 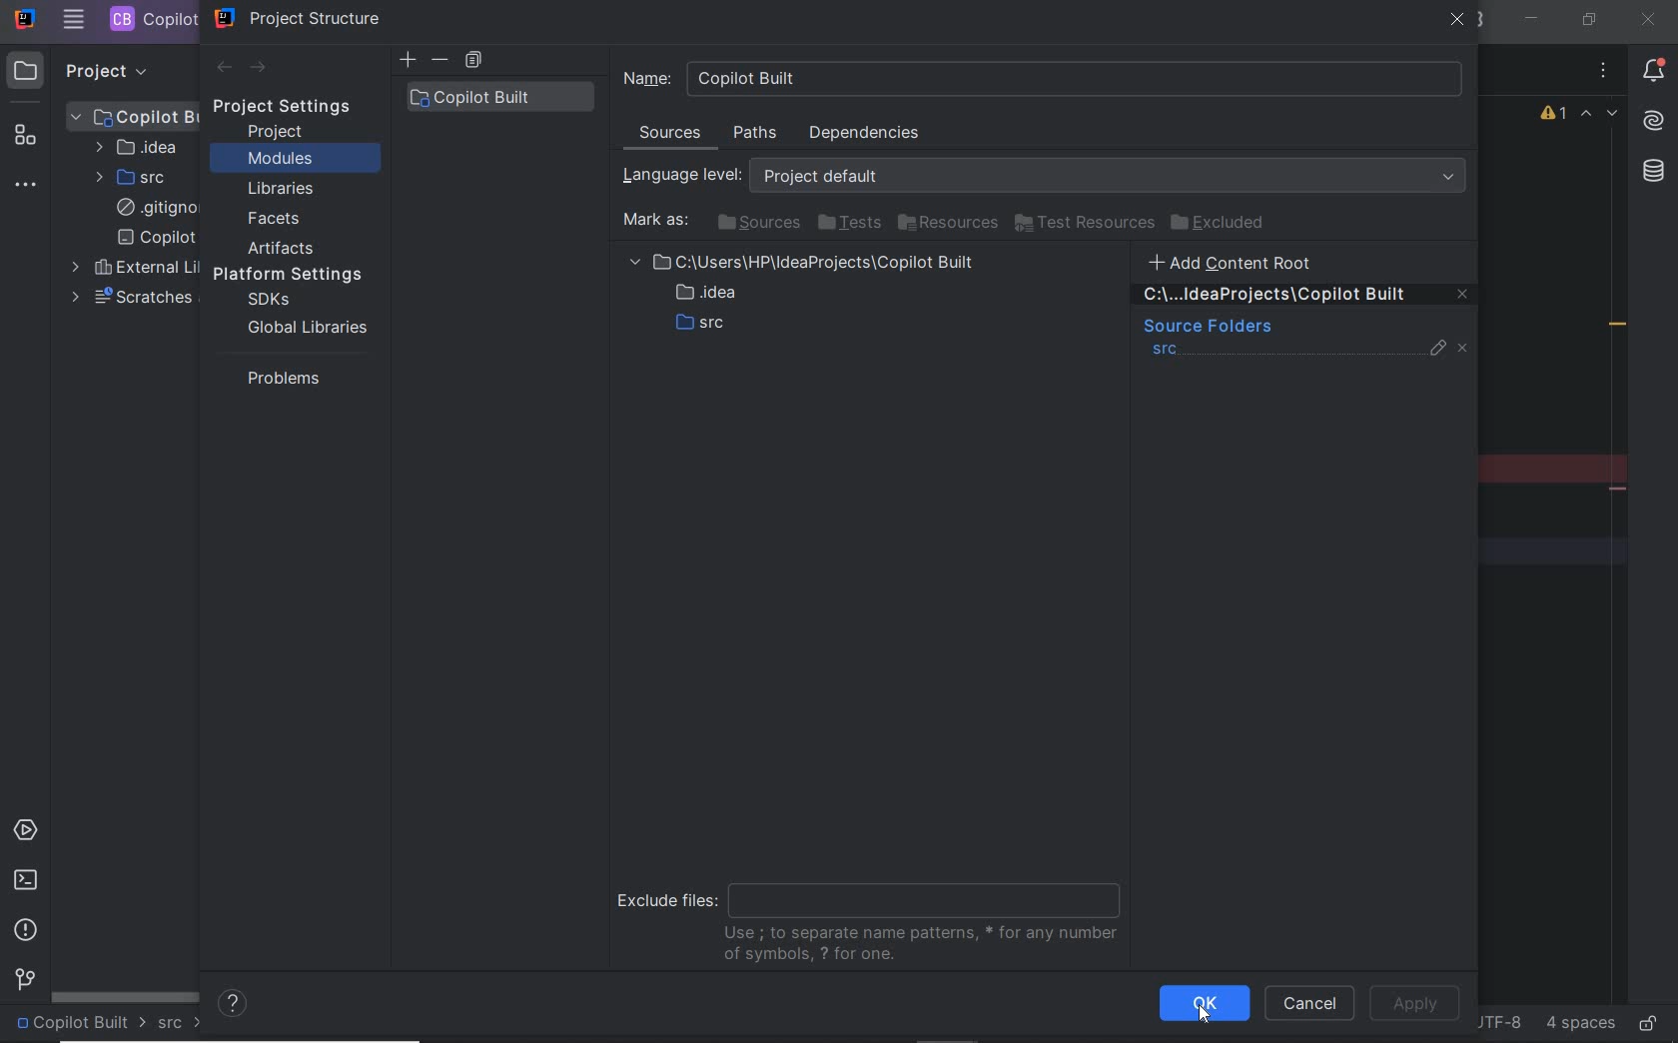 I want to click on remove line, so click(x=1620, y=489).